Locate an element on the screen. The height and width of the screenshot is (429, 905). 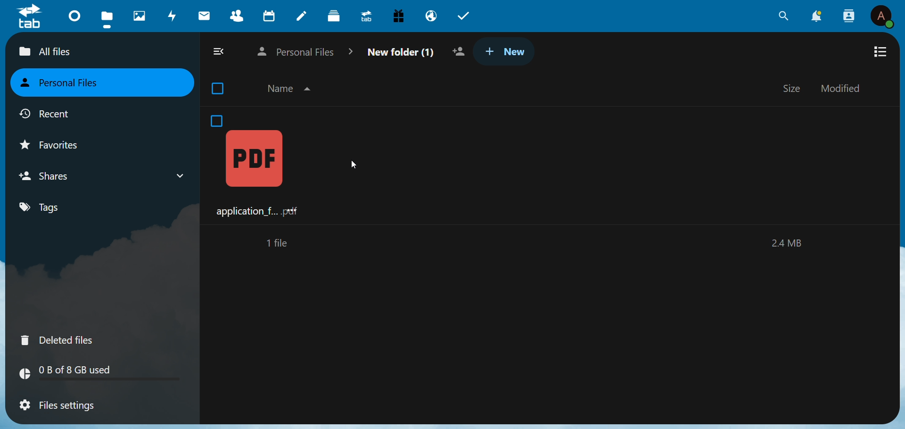
cursor is located at coordinates (354, 164).